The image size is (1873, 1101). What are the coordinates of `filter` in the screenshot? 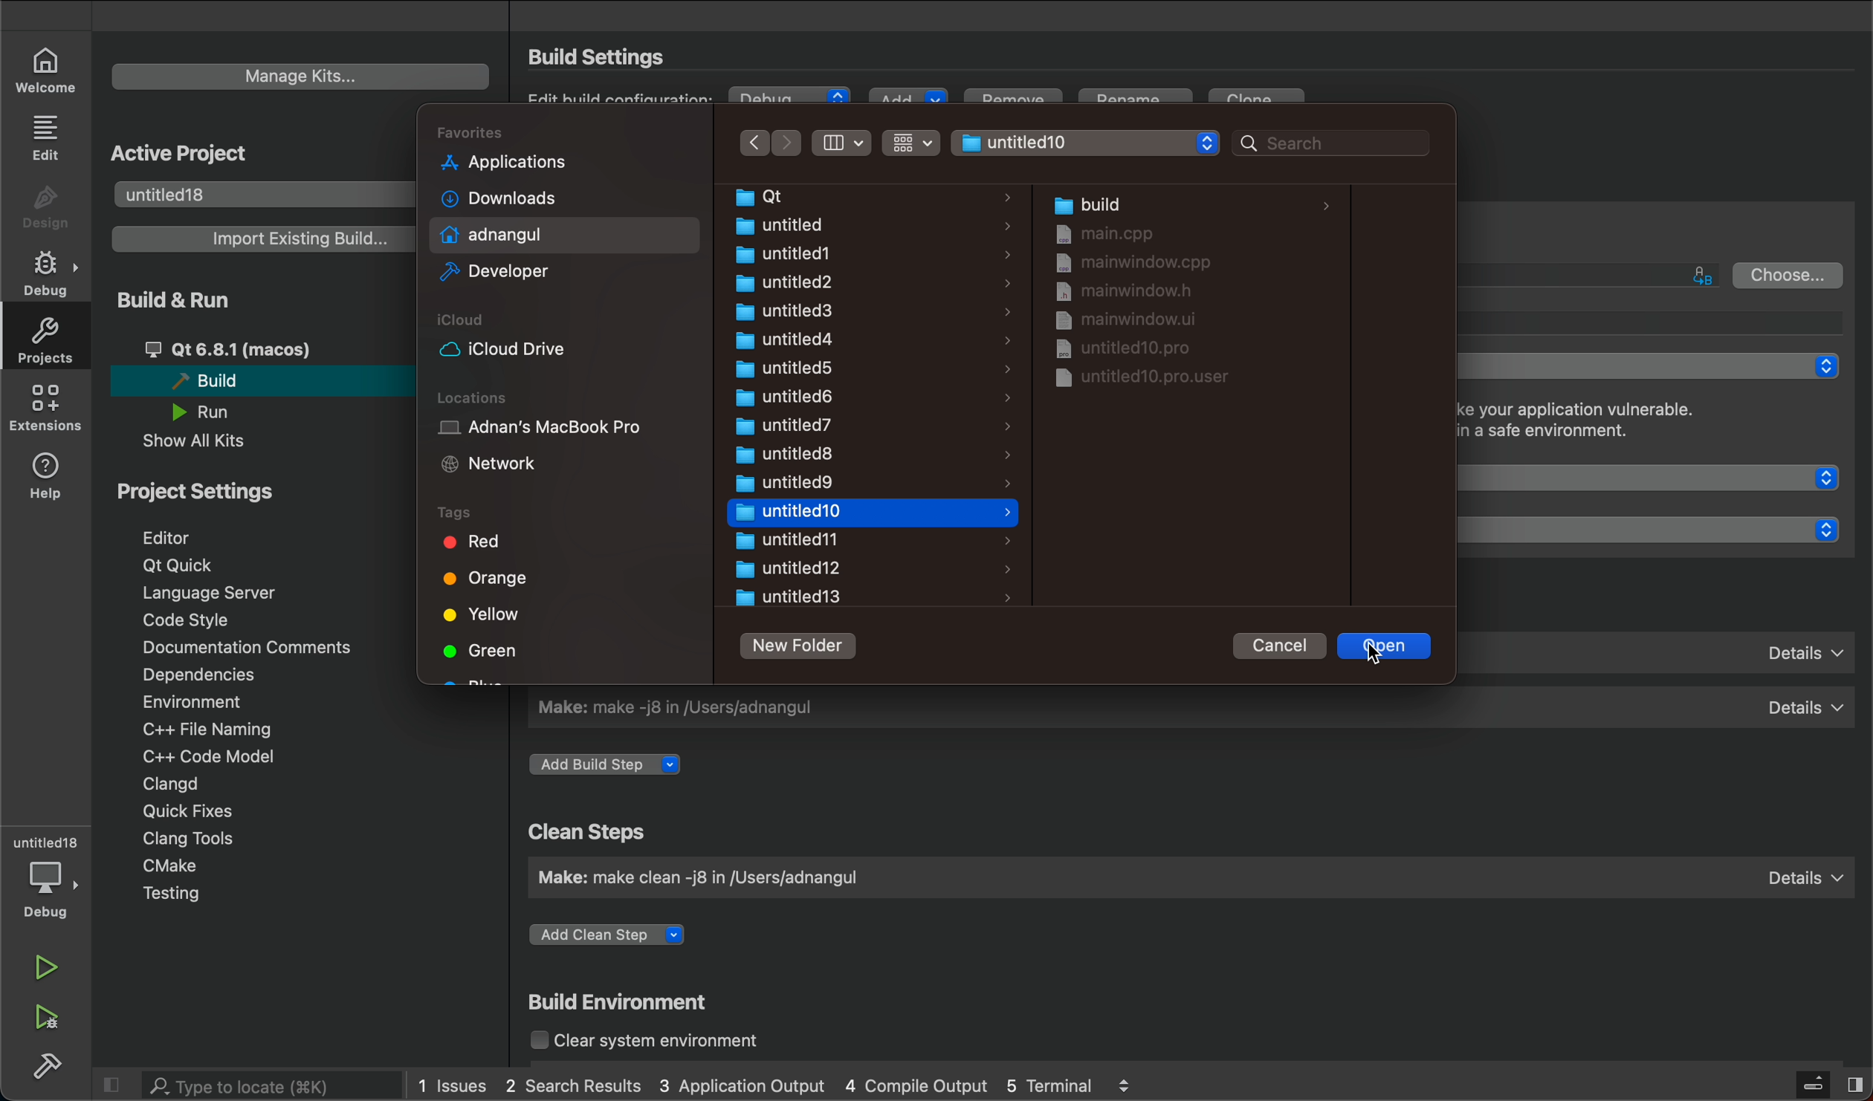 It's located at (915, 142).